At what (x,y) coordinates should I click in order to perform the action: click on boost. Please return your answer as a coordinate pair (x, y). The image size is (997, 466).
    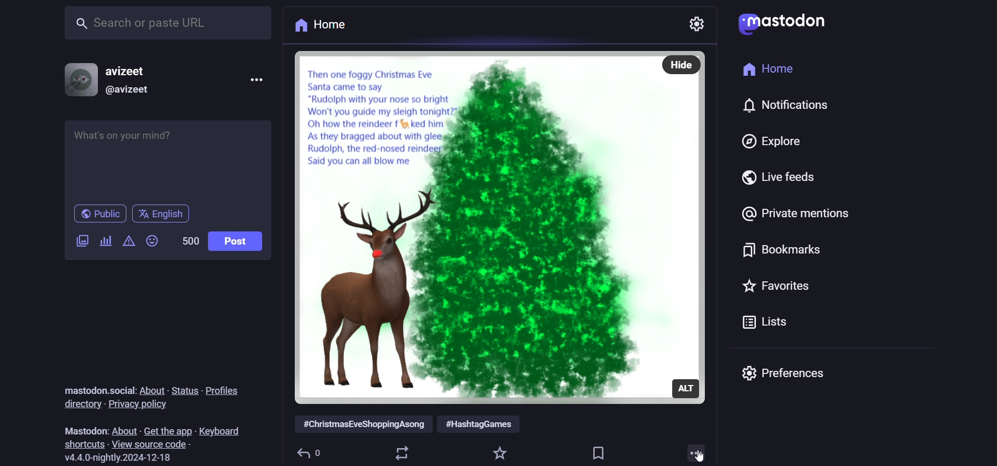
    Looking at the image, I should click on (403, 452).